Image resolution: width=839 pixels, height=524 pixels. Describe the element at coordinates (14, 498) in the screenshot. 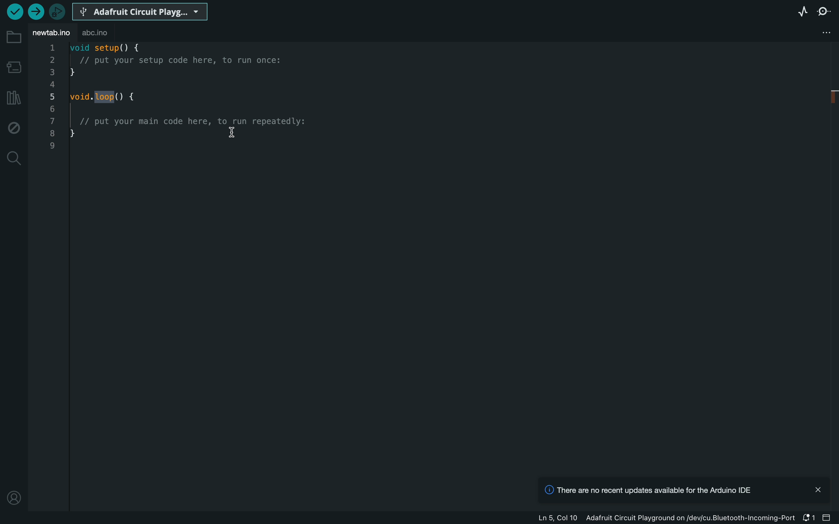

I see `profile` at that location.